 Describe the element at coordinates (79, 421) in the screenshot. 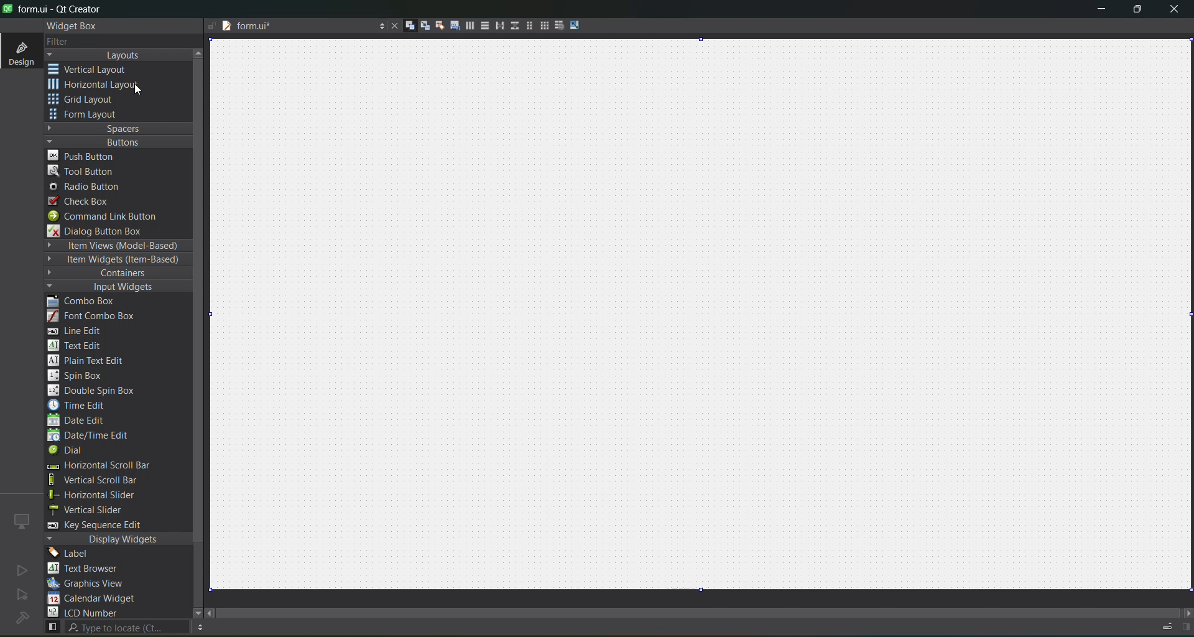

I see `date edit` at that location.